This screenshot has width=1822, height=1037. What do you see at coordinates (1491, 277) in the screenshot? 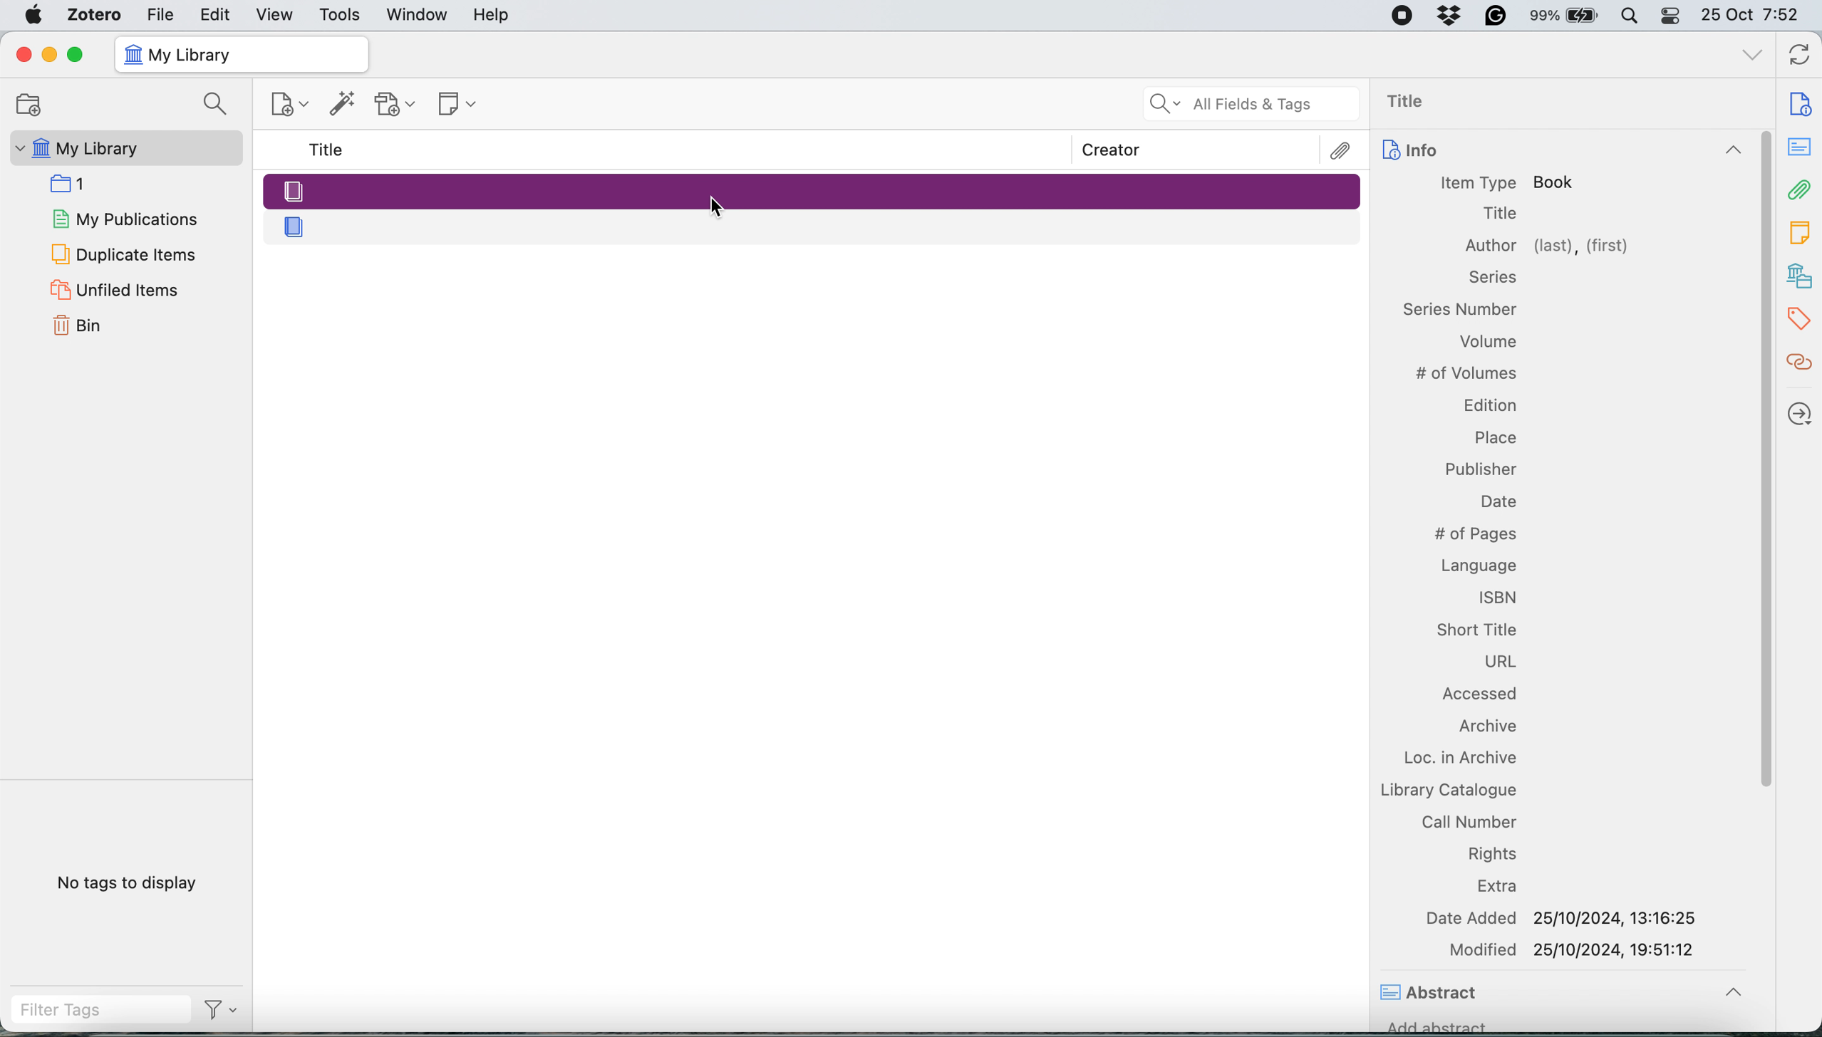
I see `` at bounding box center [1491, 277].